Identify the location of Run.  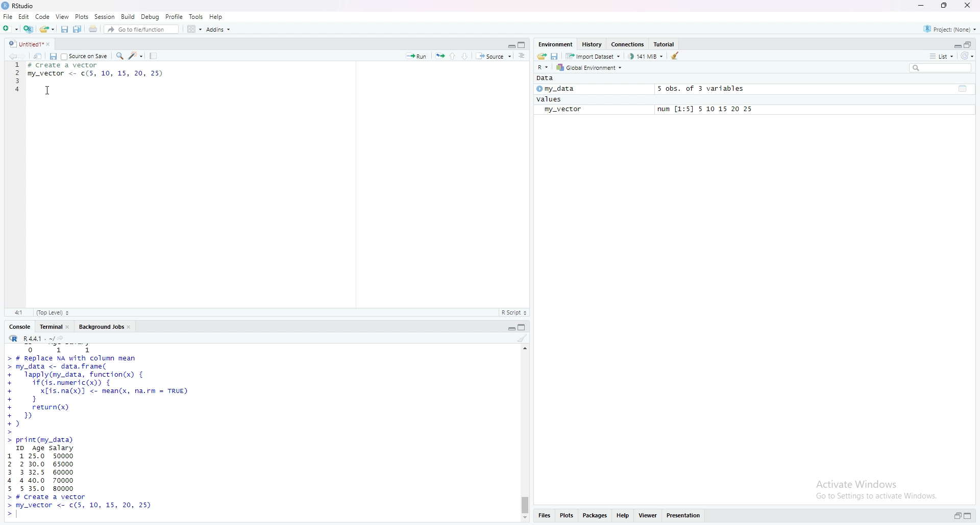
(417, 56).